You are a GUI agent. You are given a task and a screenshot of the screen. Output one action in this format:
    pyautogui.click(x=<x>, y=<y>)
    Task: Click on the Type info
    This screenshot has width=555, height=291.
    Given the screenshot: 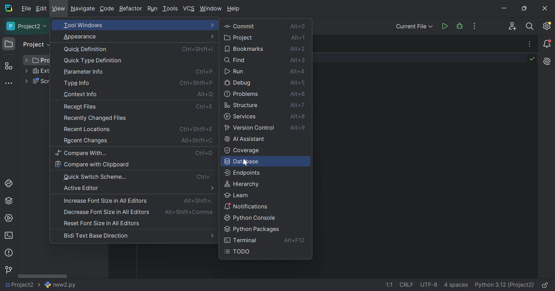 What is the action you would take?
    pyautogui.click(x=77, y=83)
    